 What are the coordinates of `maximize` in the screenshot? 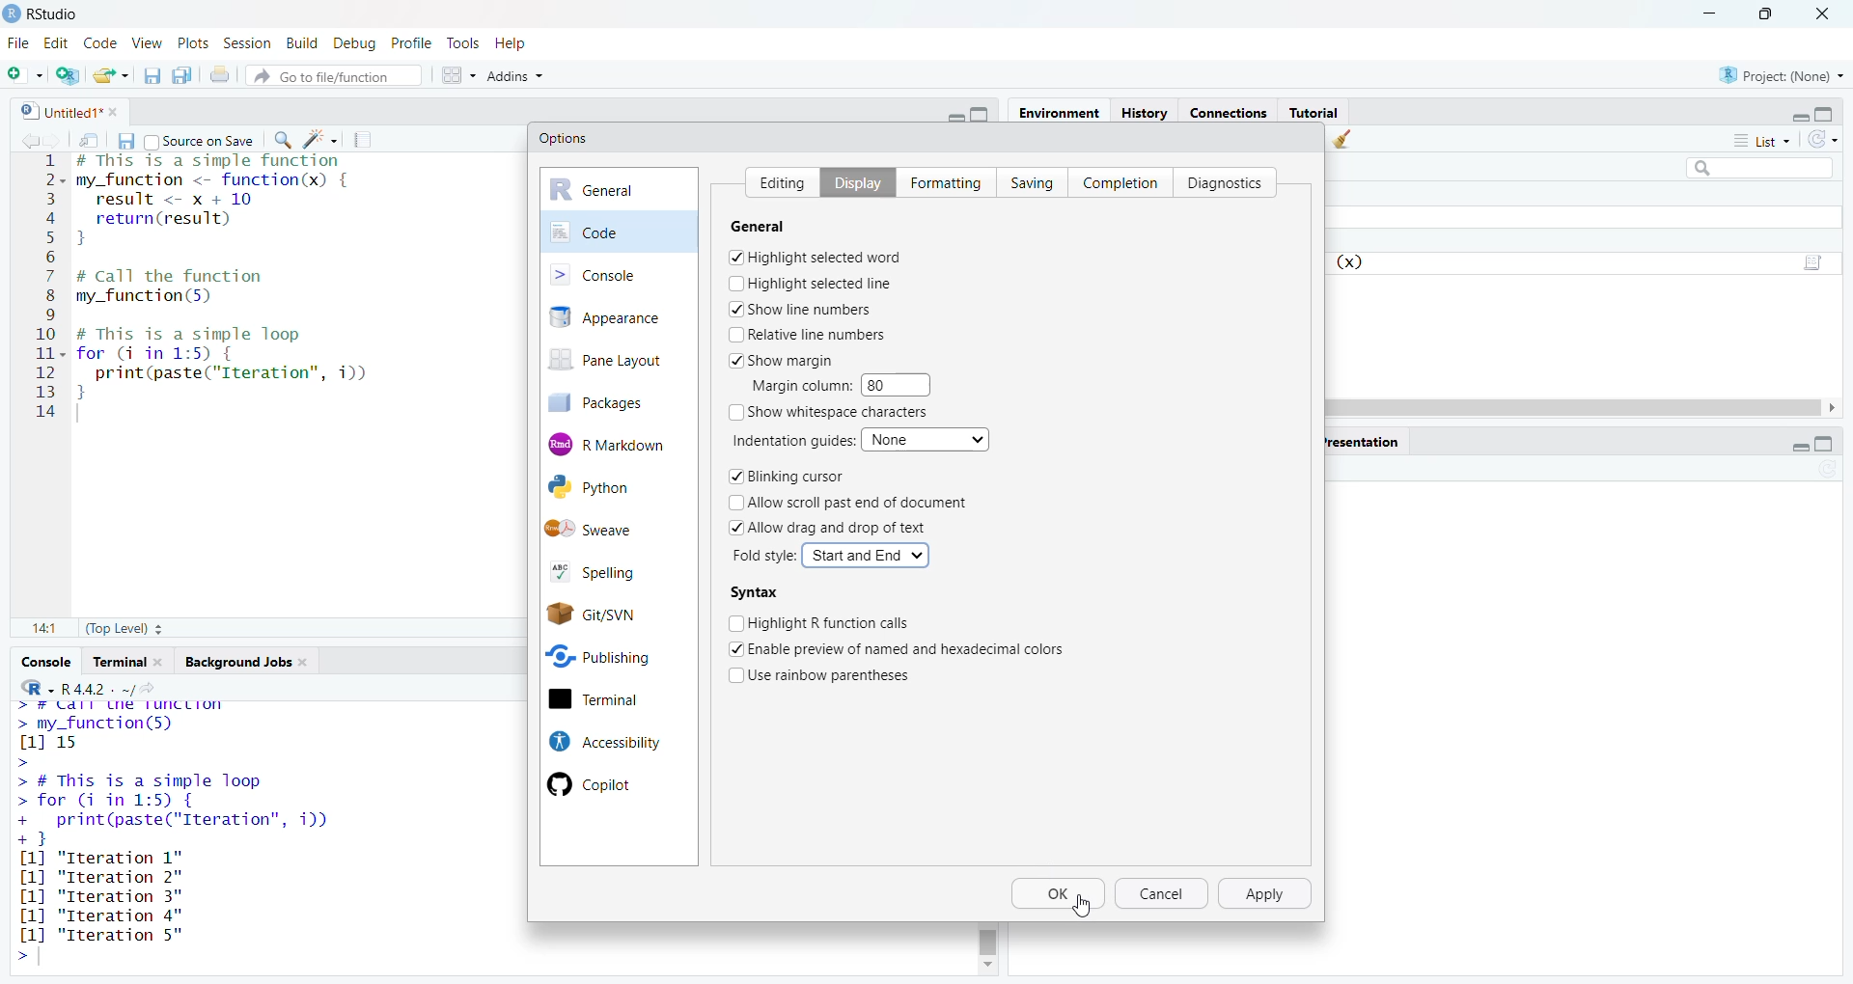 It's located at (1766, 13).